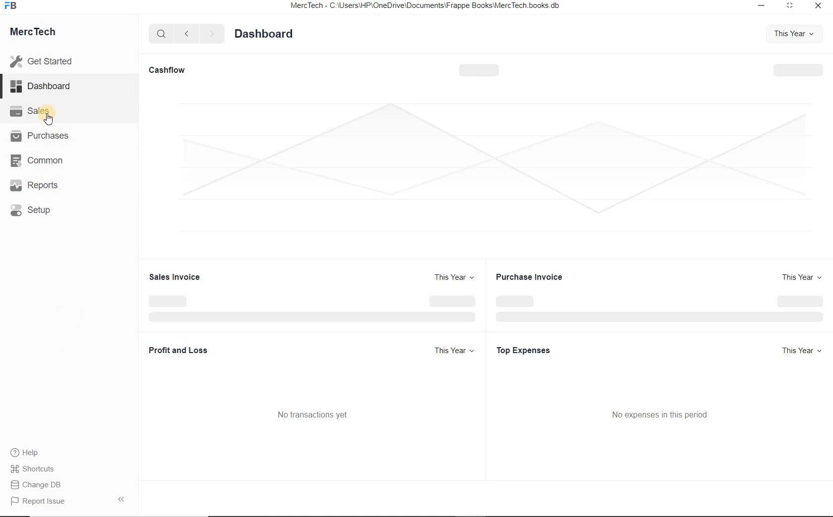  Describe the element at coordinates (41, 86) in the screenshot. I see `Dashboard` at that location.